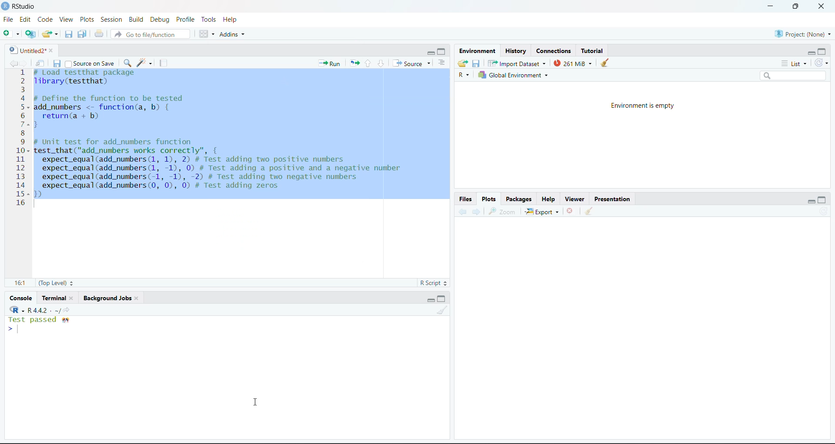 The image size is (835, 444). Describe the element at coordinates (23, 7) in the screenshot. I see `RStudio` at that location.